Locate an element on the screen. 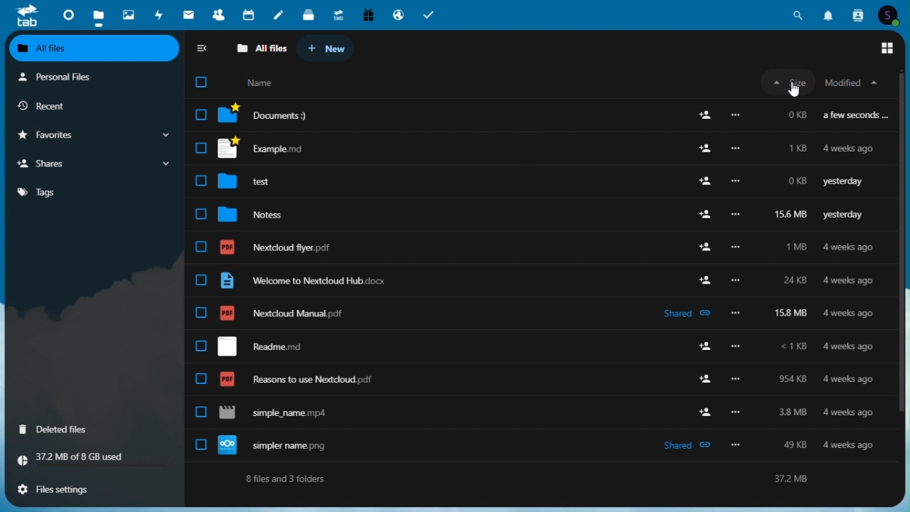 The width and height of the screenshot is (910, 512). tasks is located at coordinates (429, 15).